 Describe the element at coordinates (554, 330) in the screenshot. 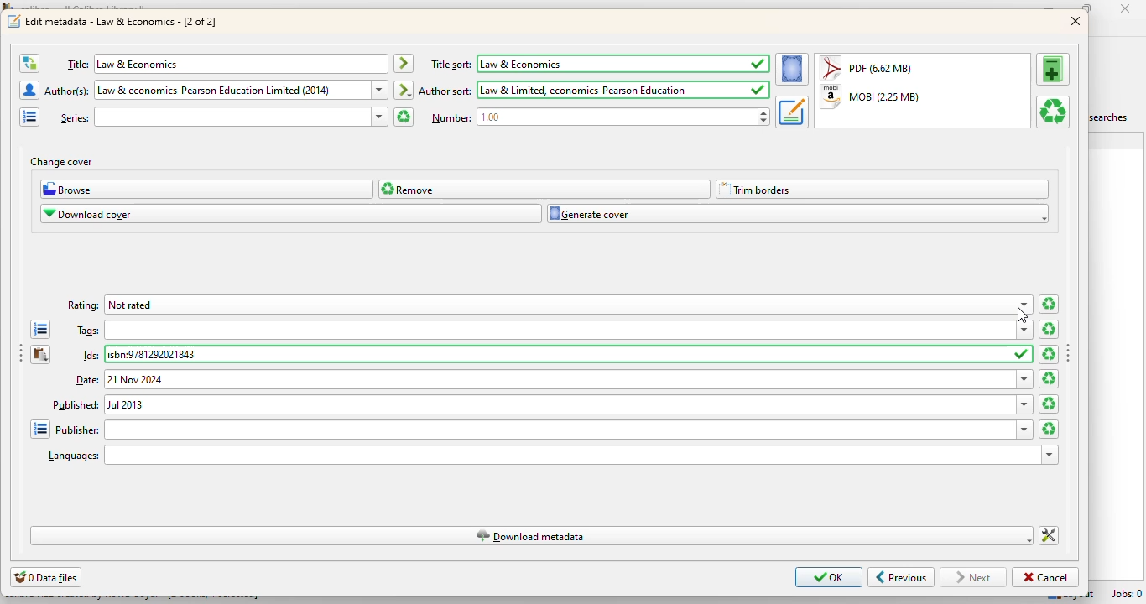

I see `tags: ` at that location.